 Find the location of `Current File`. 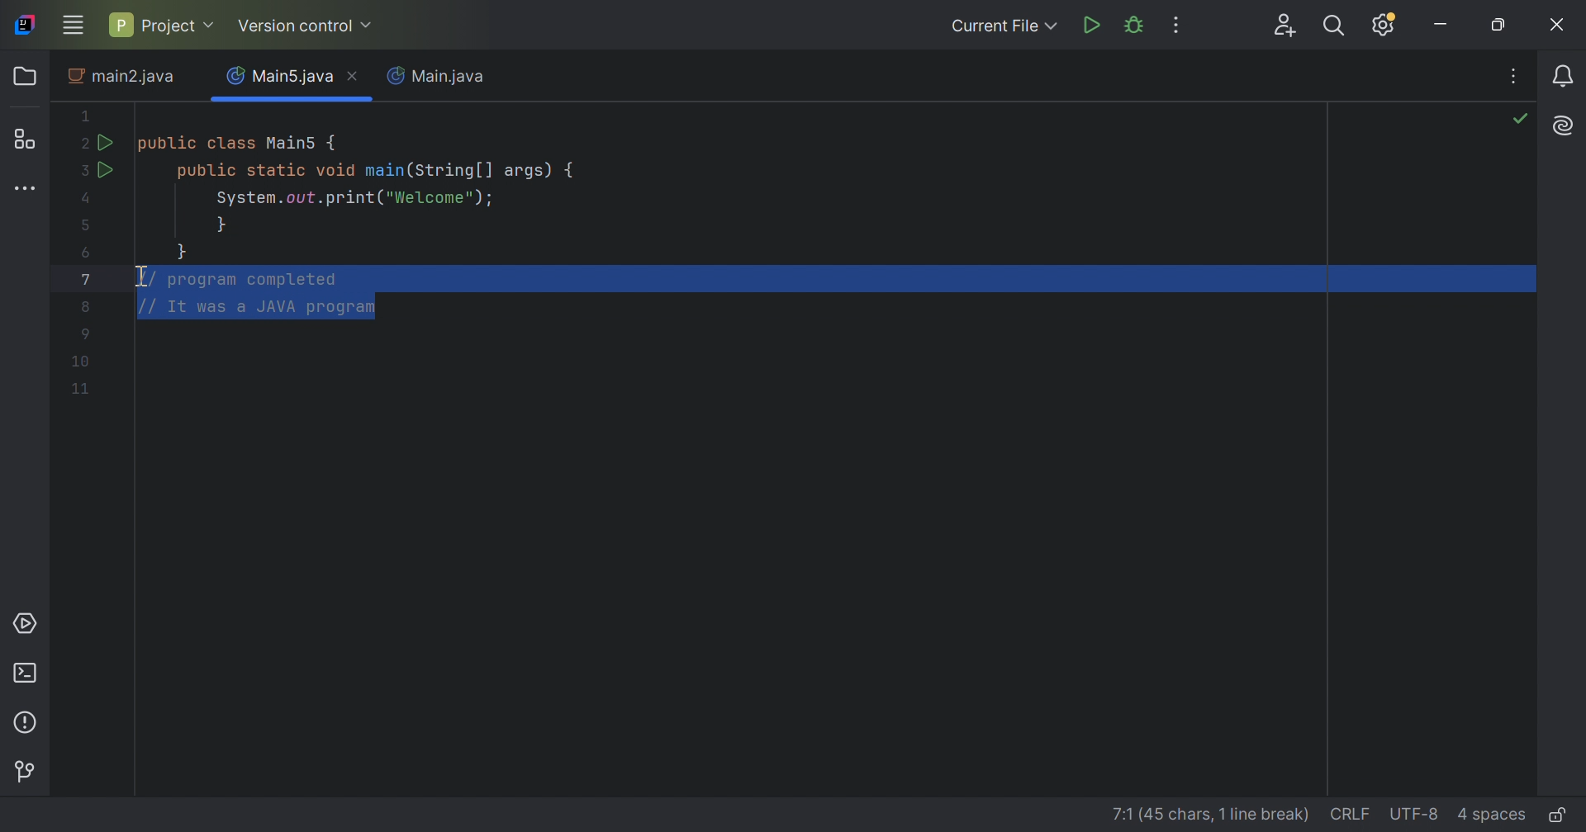

Current File is located at coordinates (1004, 26).